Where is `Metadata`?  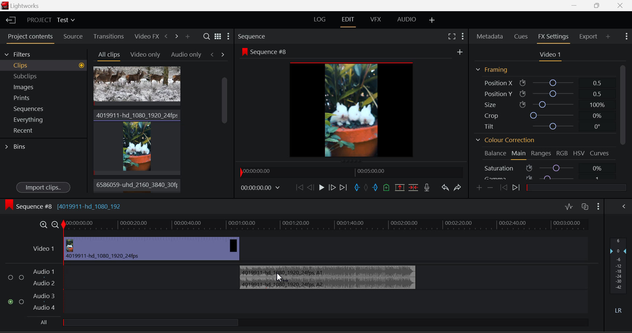
Metadata is located at coordinates (490, 36).